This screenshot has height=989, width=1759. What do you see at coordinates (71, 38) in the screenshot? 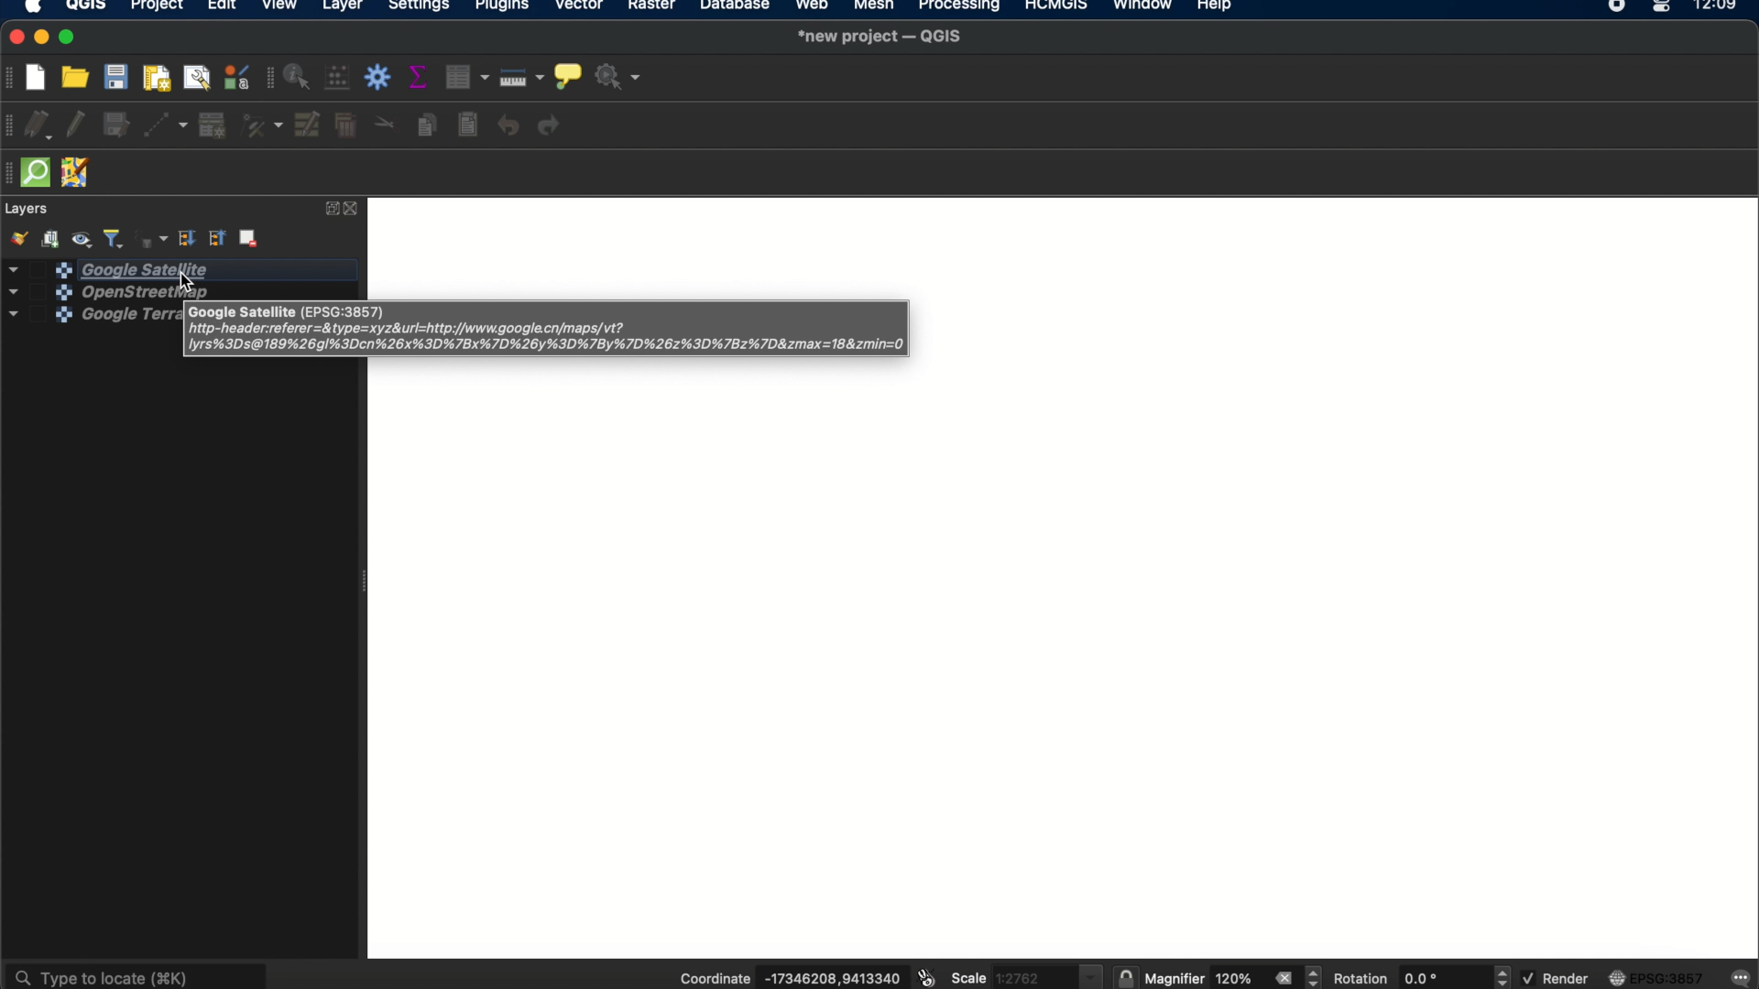
I see `maximize` at bounding box center [71, 38].